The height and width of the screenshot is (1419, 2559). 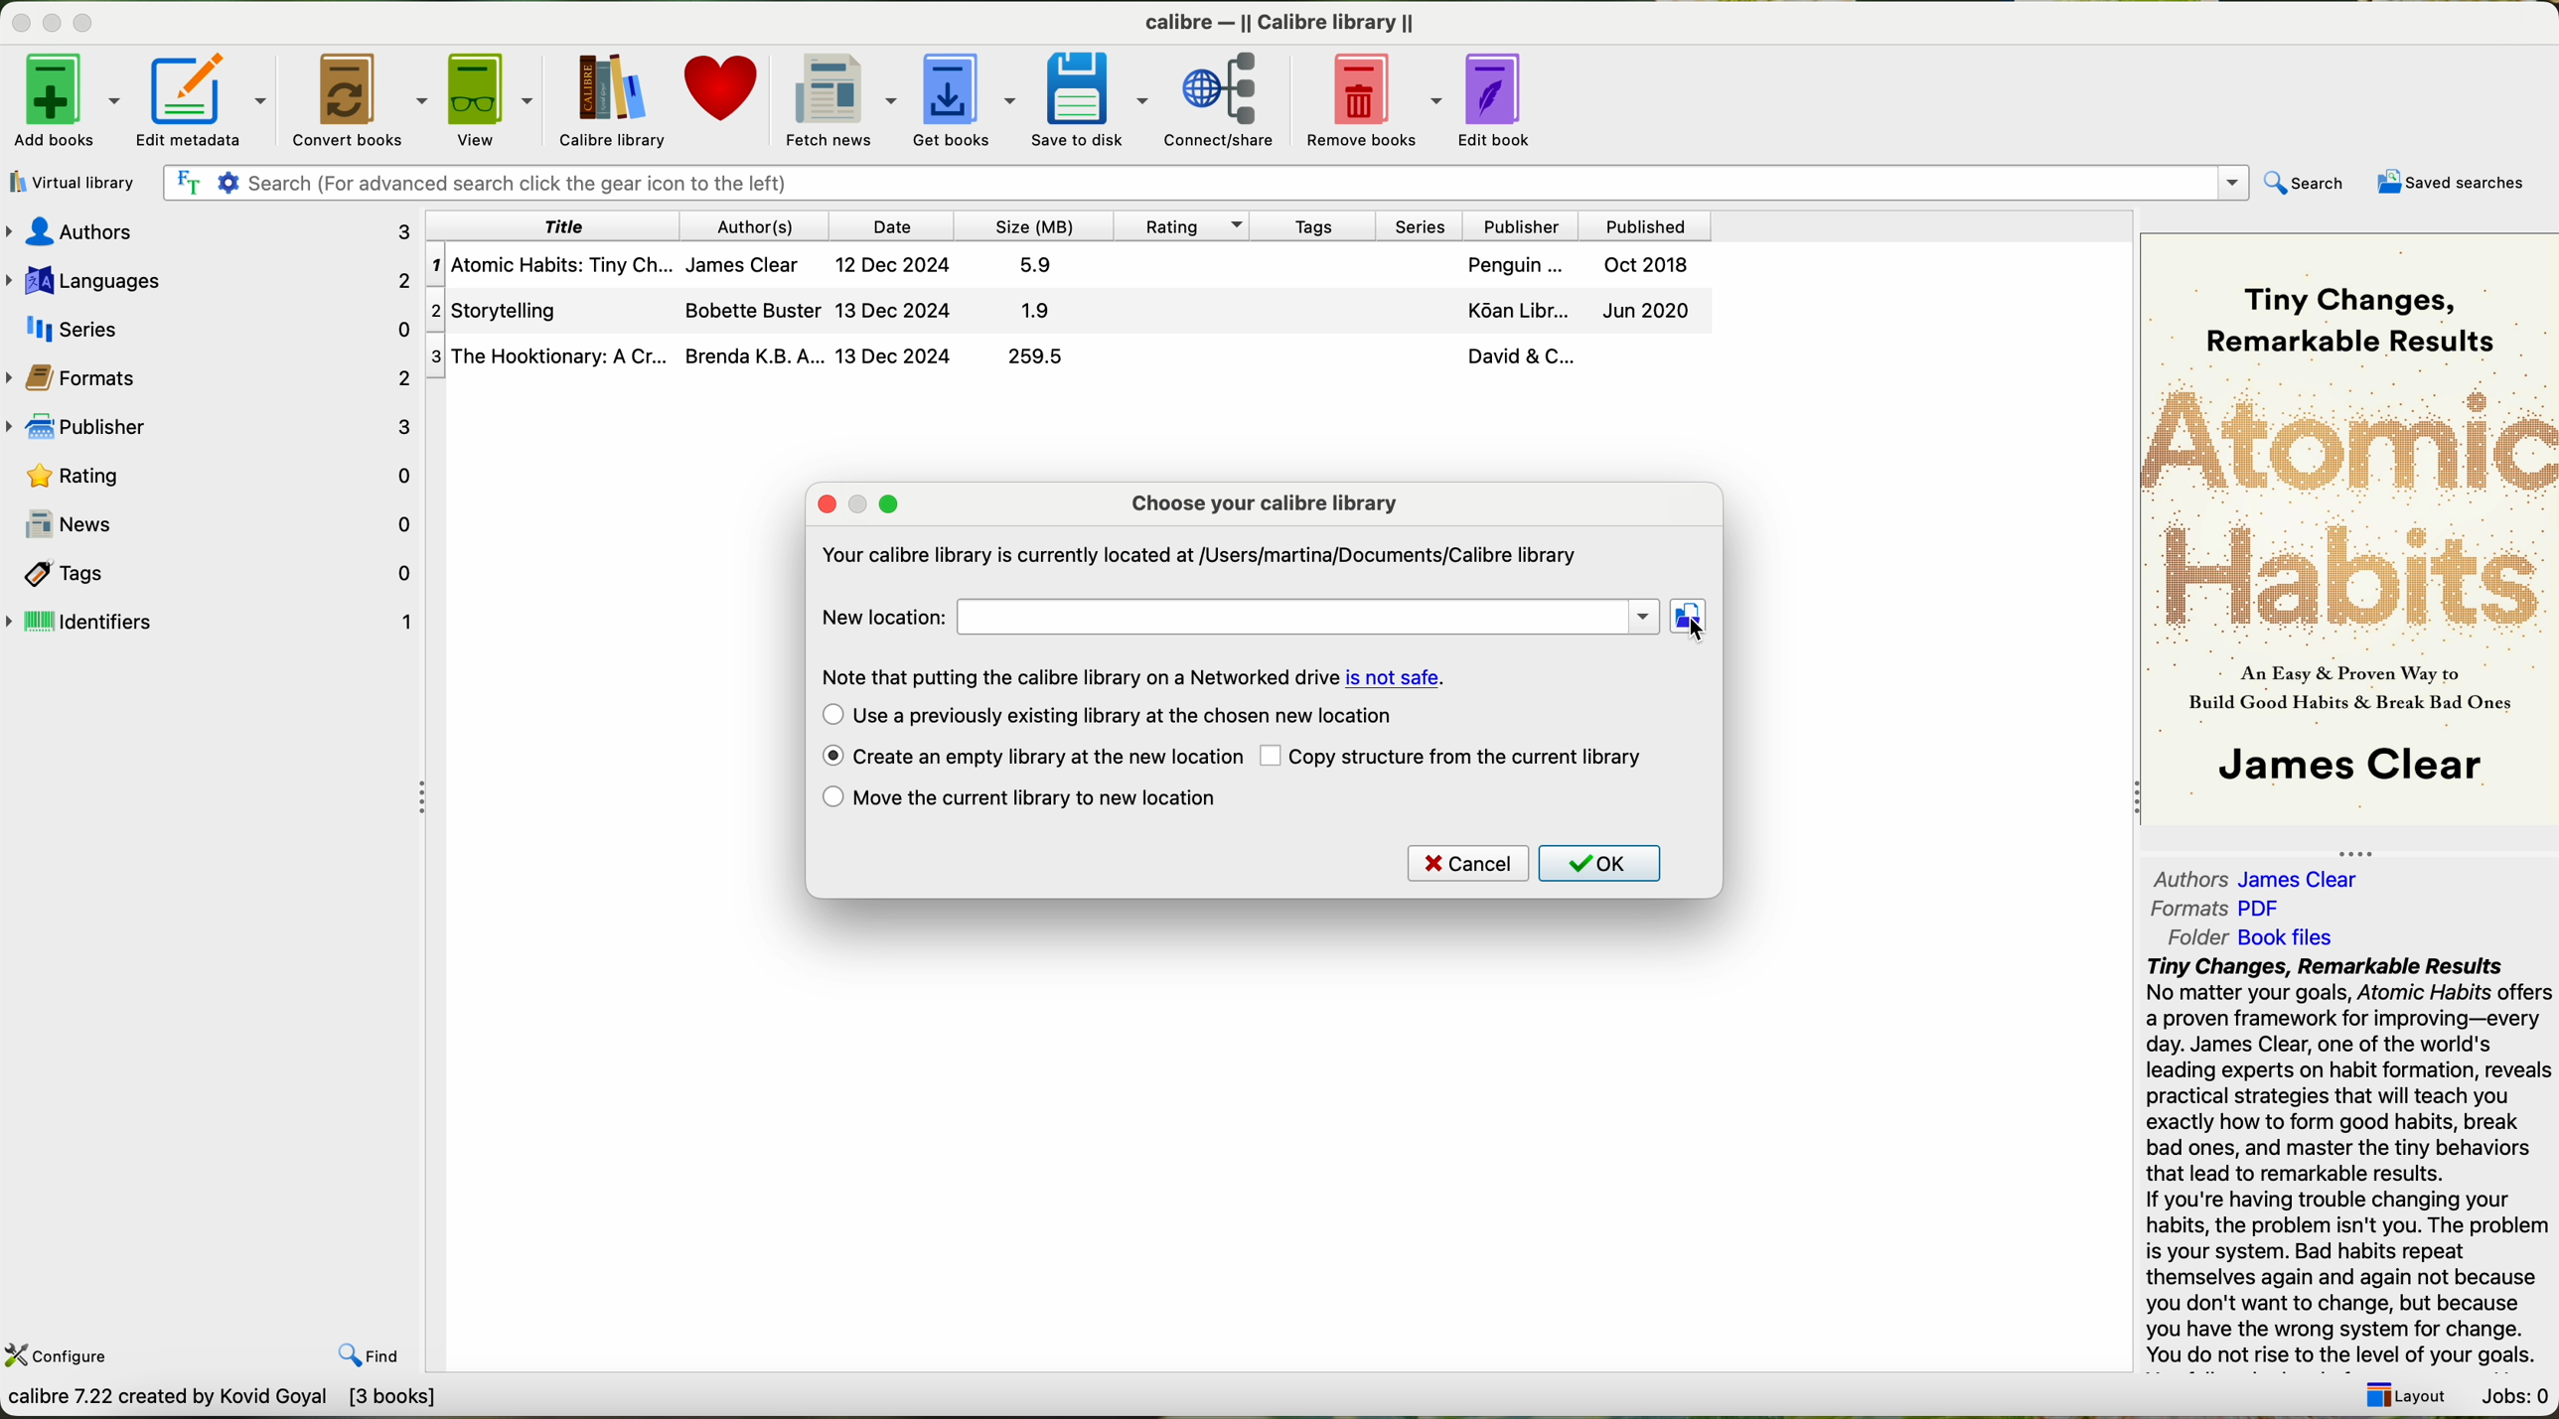 What do you see at coordinates (1503, 96) in the screenshot?
I see `edit book` at bounding box center [1503, 96].